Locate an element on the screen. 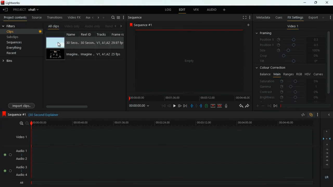 The image size is (333, 187). cues is located at coordinates (278, 18).